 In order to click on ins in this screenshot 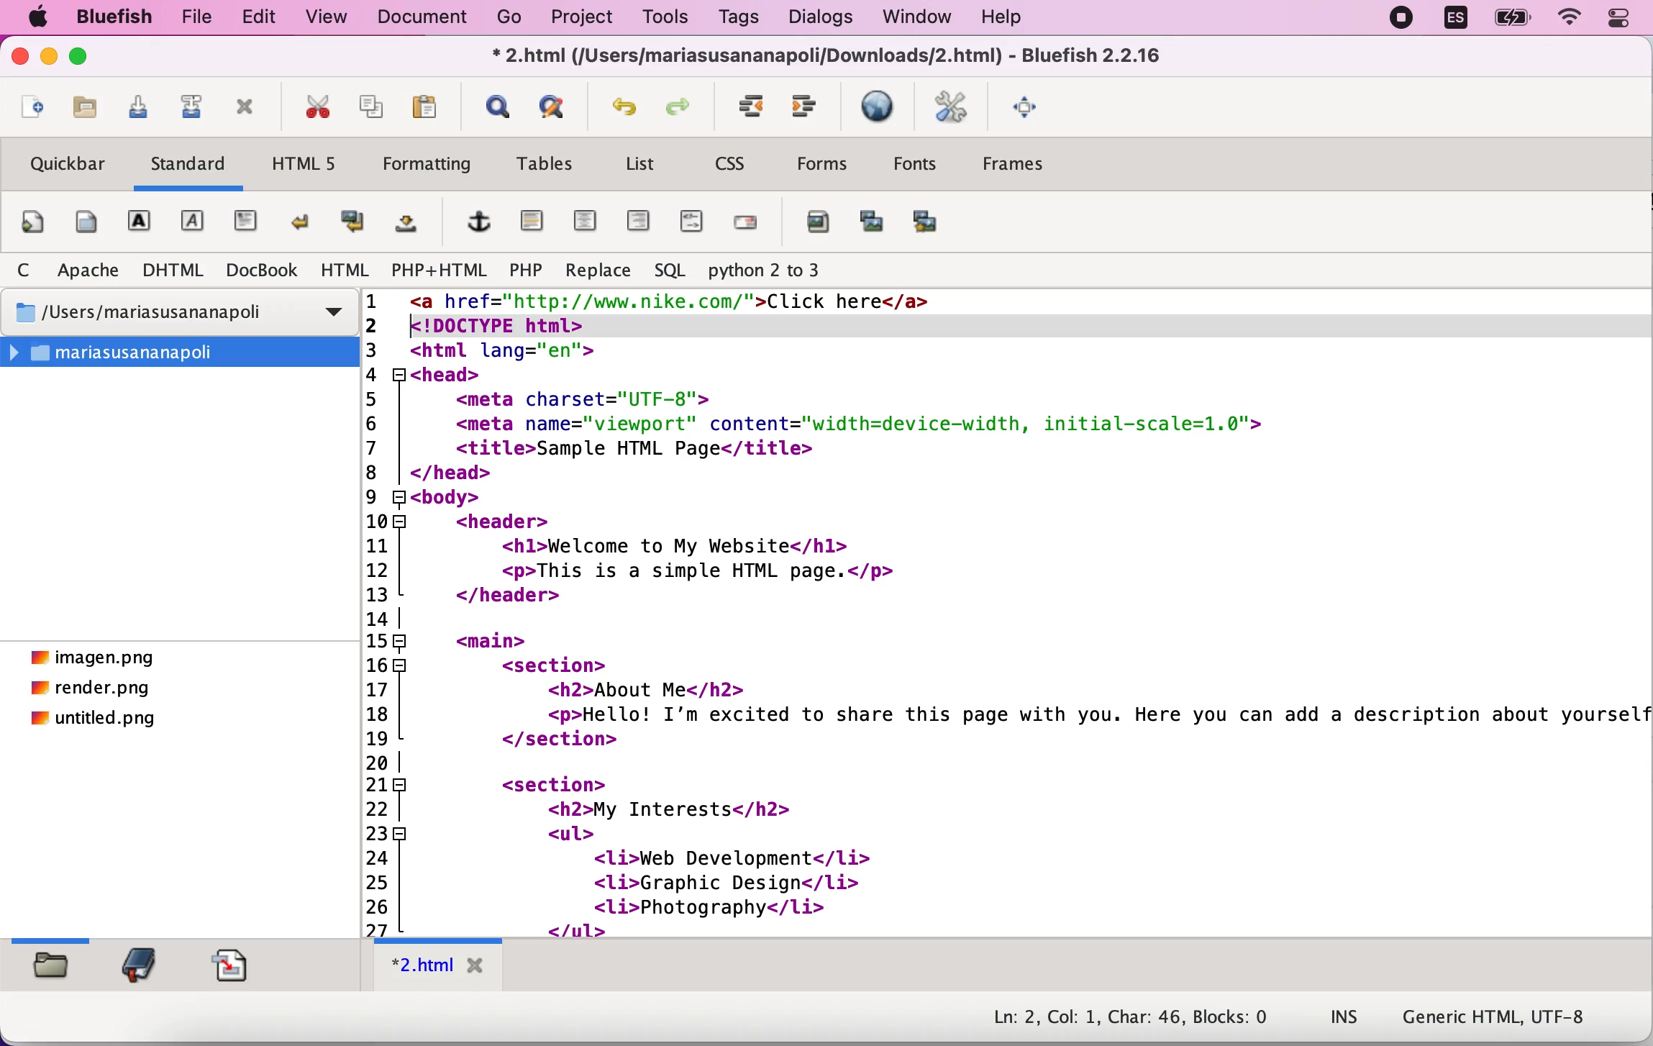, I will do `click(1348, 1017)`.